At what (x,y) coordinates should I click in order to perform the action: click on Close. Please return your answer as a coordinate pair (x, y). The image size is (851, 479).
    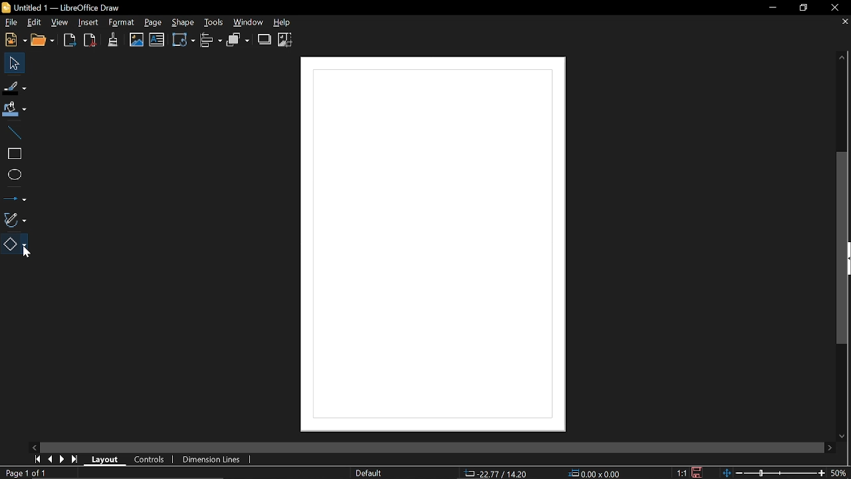
    Looking at the image, I should click on (834, 9).